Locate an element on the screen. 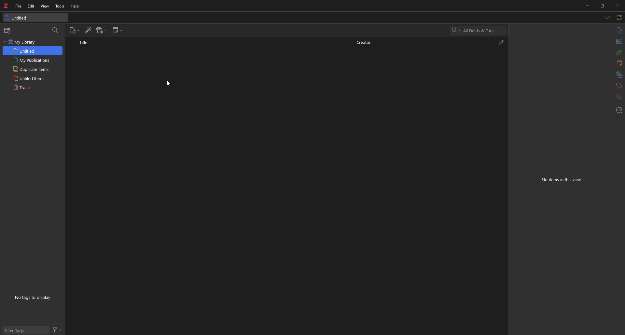  search is located at coordinates (57, 30).